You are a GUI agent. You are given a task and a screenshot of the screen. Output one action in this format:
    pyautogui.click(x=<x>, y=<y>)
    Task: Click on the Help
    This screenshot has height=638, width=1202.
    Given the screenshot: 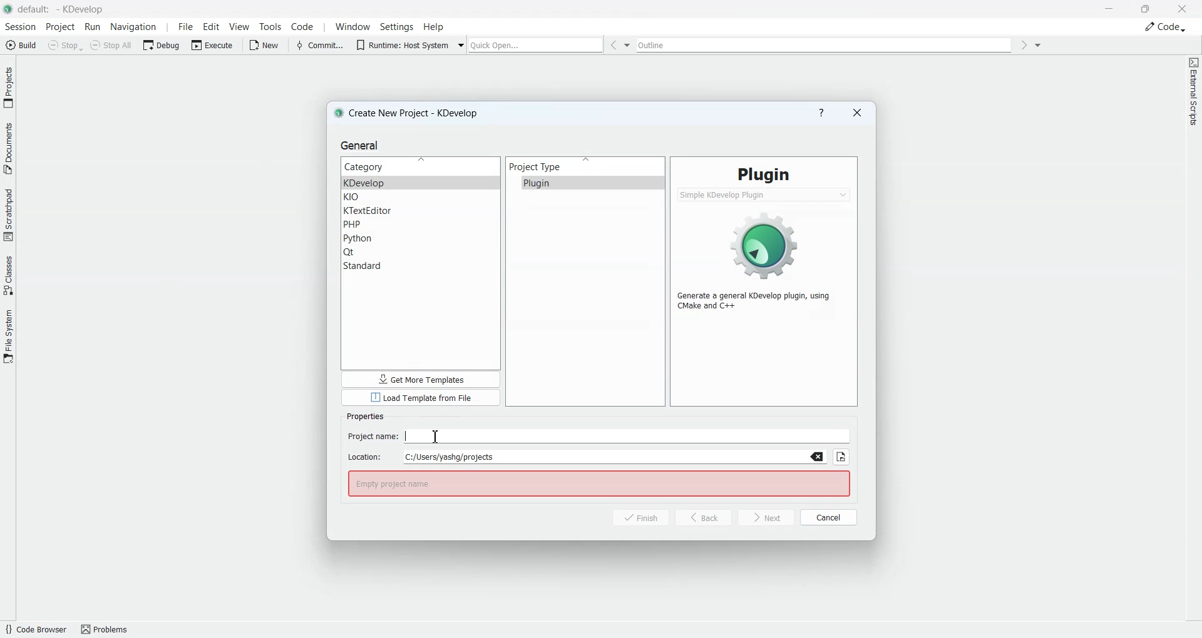 What is the action you would take?
    pyautogui.click(x=434, y=26)
    